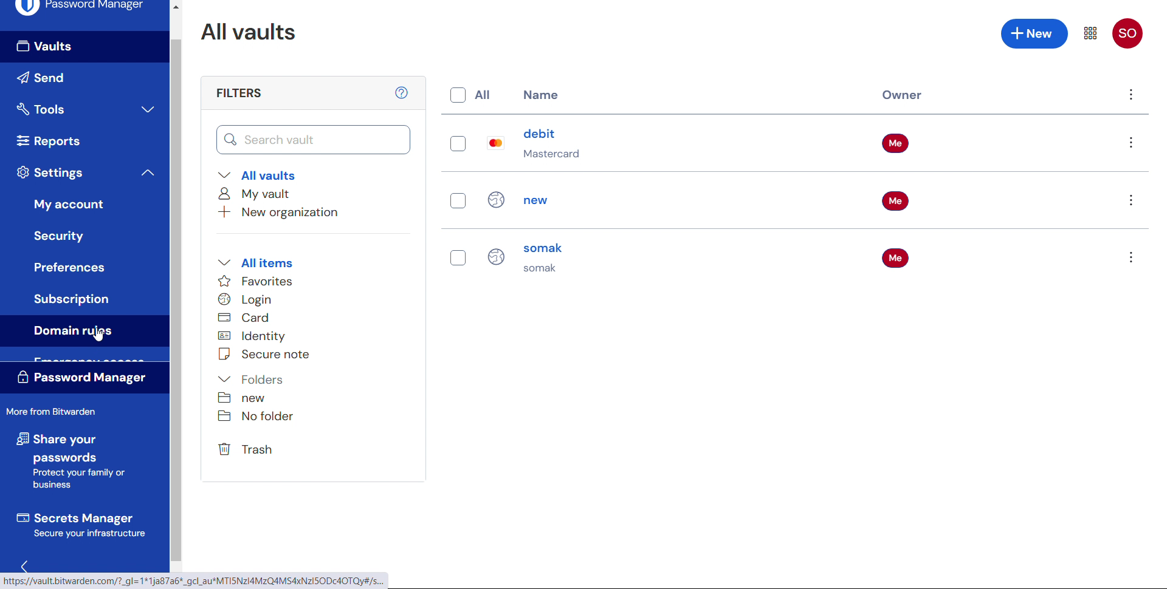  What do you see at coordinates (1131, 143) in the screenshot?
I see `Options for entry "debit"` at bounding box center [1131, 143].